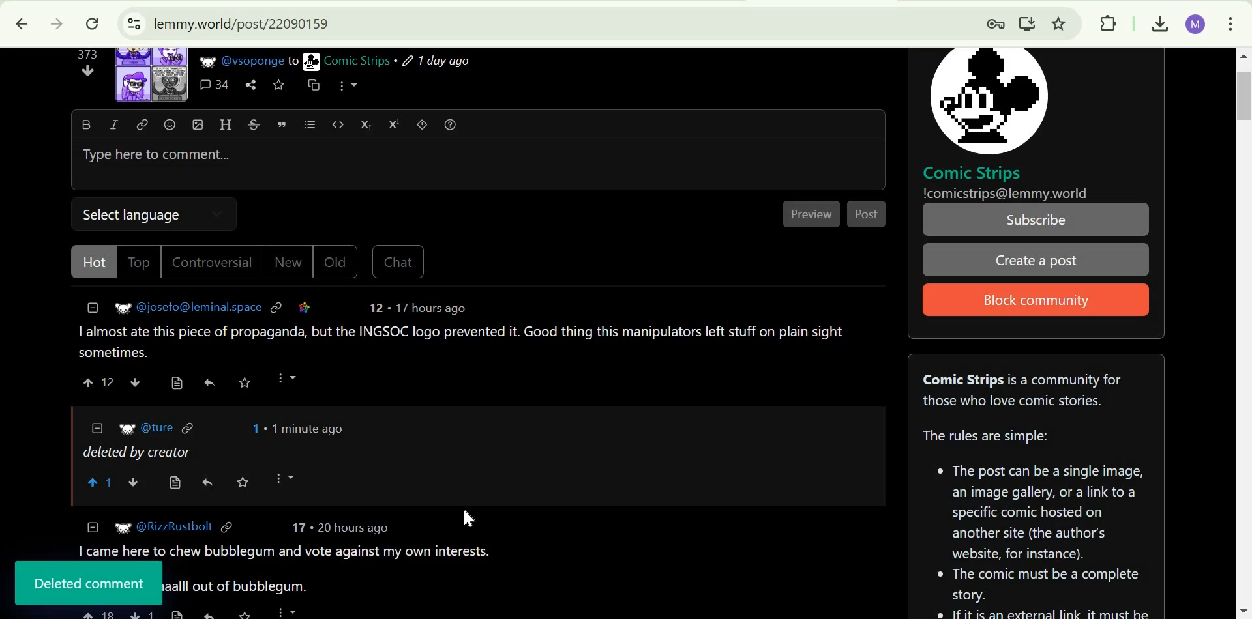  Describe the element at coordinates (243, 482) in the screenshot. I see `Save` at that location.